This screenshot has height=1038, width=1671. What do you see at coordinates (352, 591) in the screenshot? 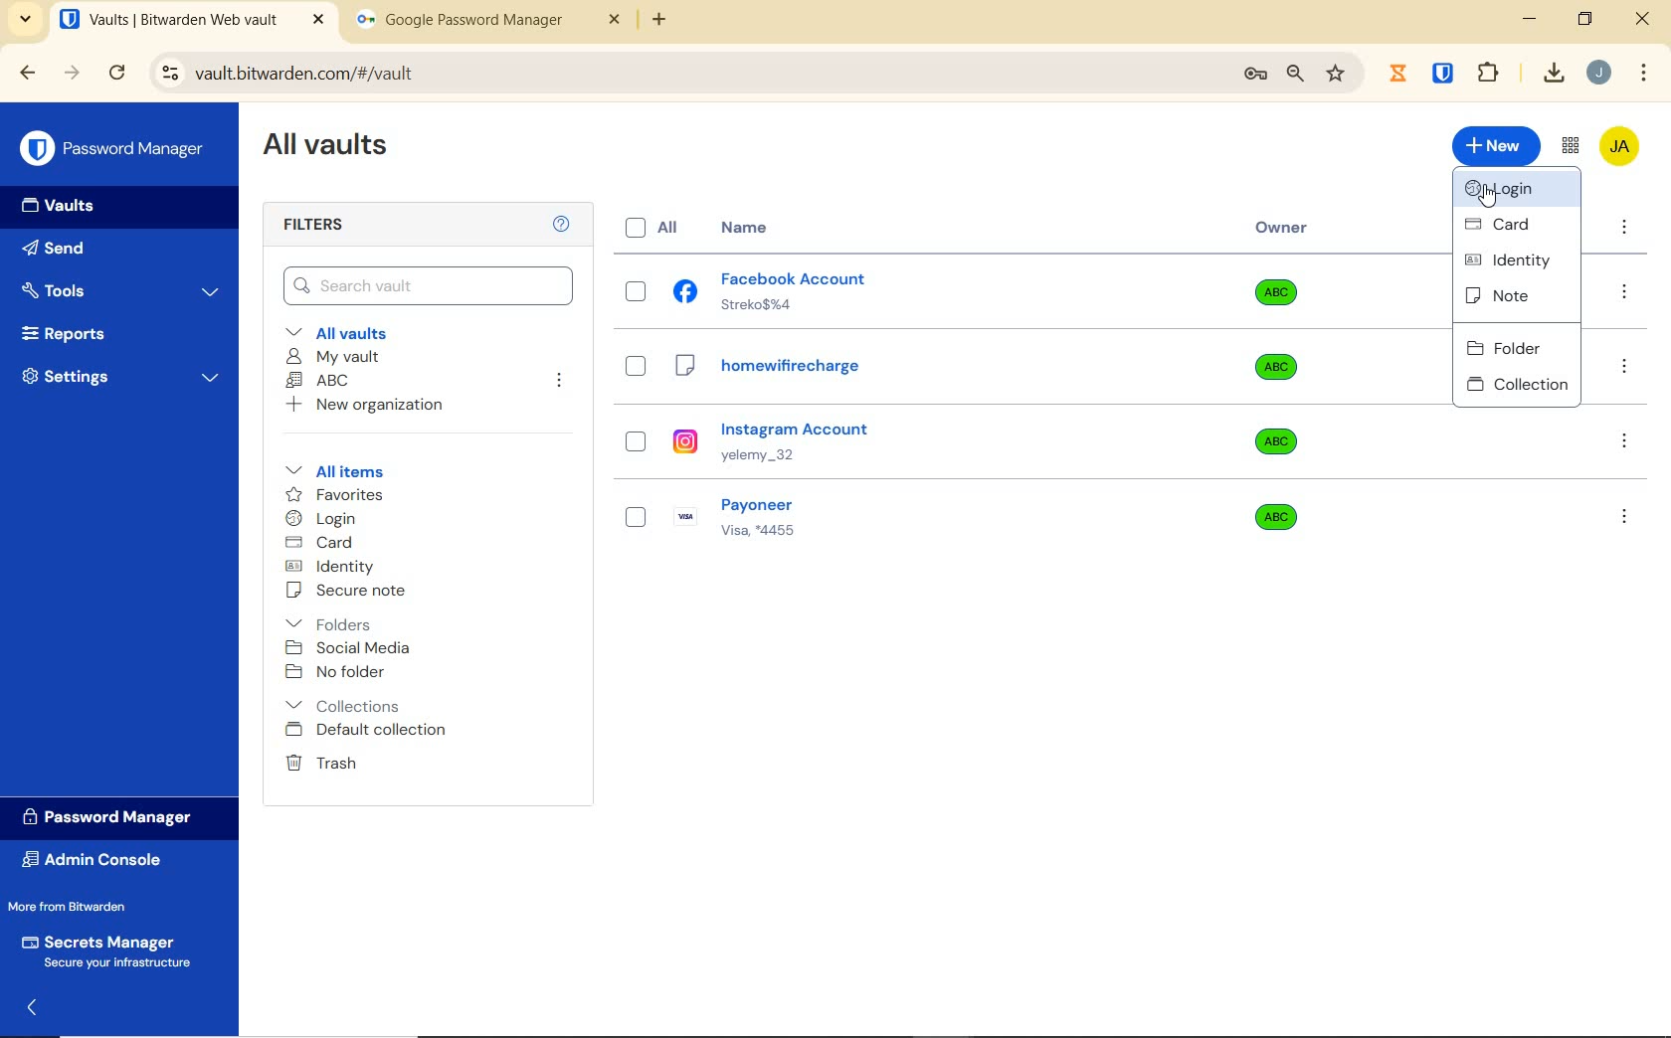
I see `secure note` at bounding box center [352, 591].